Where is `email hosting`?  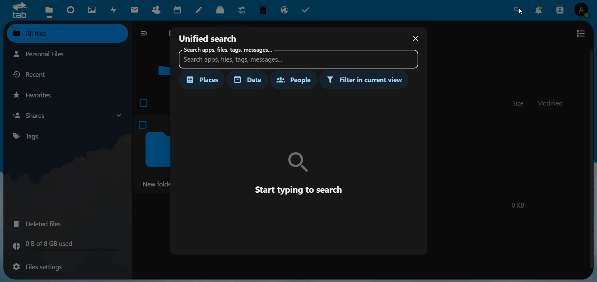 email hosting is located at coordinates (285, 9).